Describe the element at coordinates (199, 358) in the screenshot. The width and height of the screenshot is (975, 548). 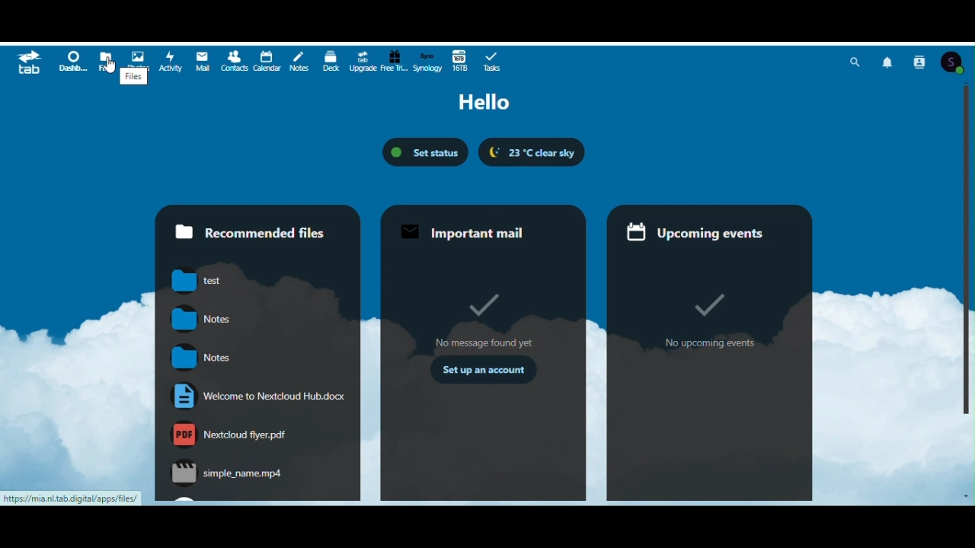
I see `notes` at that location.